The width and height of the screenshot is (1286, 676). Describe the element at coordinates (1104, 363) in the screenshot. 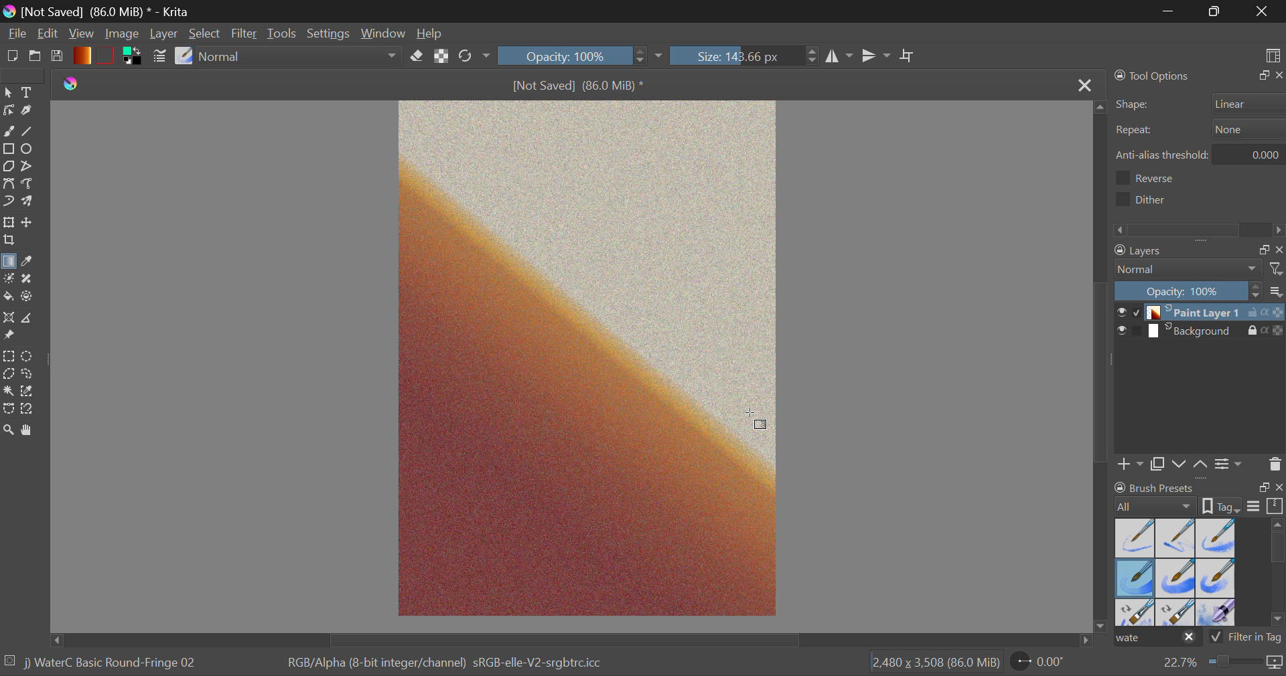

I see `Scroll Bar` at that location.